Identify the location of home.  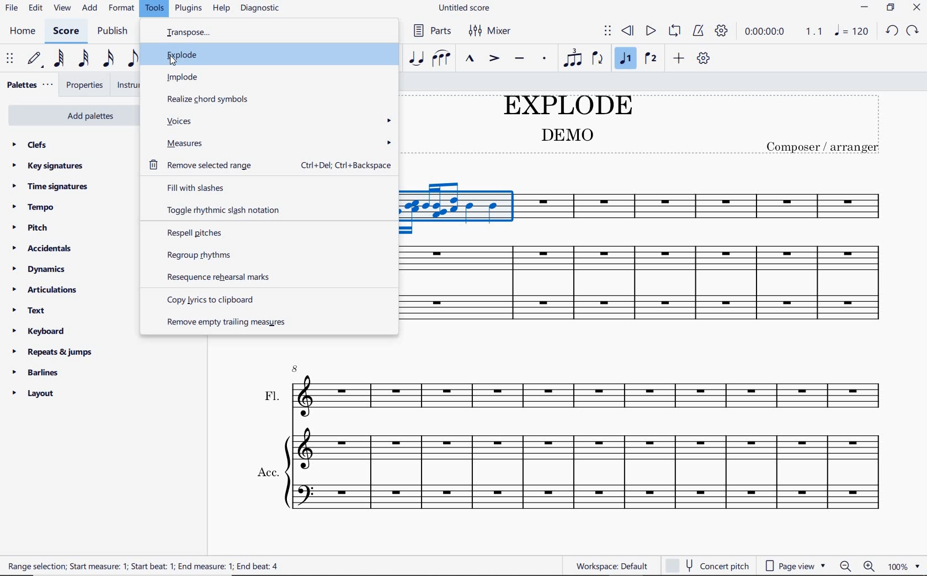
(22, 31).